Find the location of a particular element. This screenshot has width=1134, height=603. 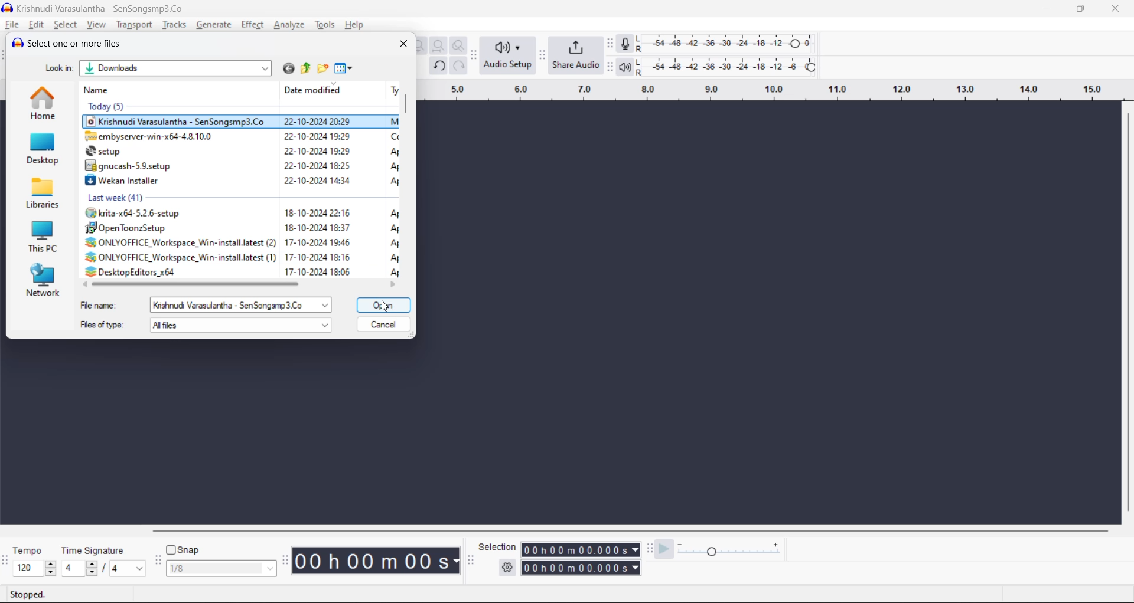

close is located at coordinates (1115, 9).